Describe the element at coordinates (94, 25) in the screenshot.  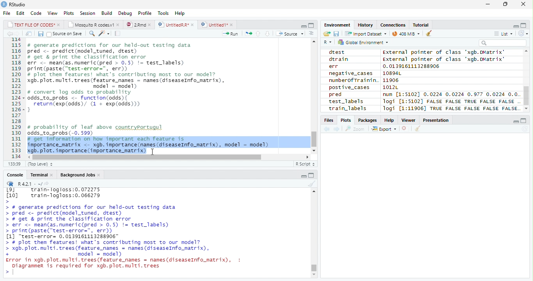
I see `Mosquito R codes1` at that location.